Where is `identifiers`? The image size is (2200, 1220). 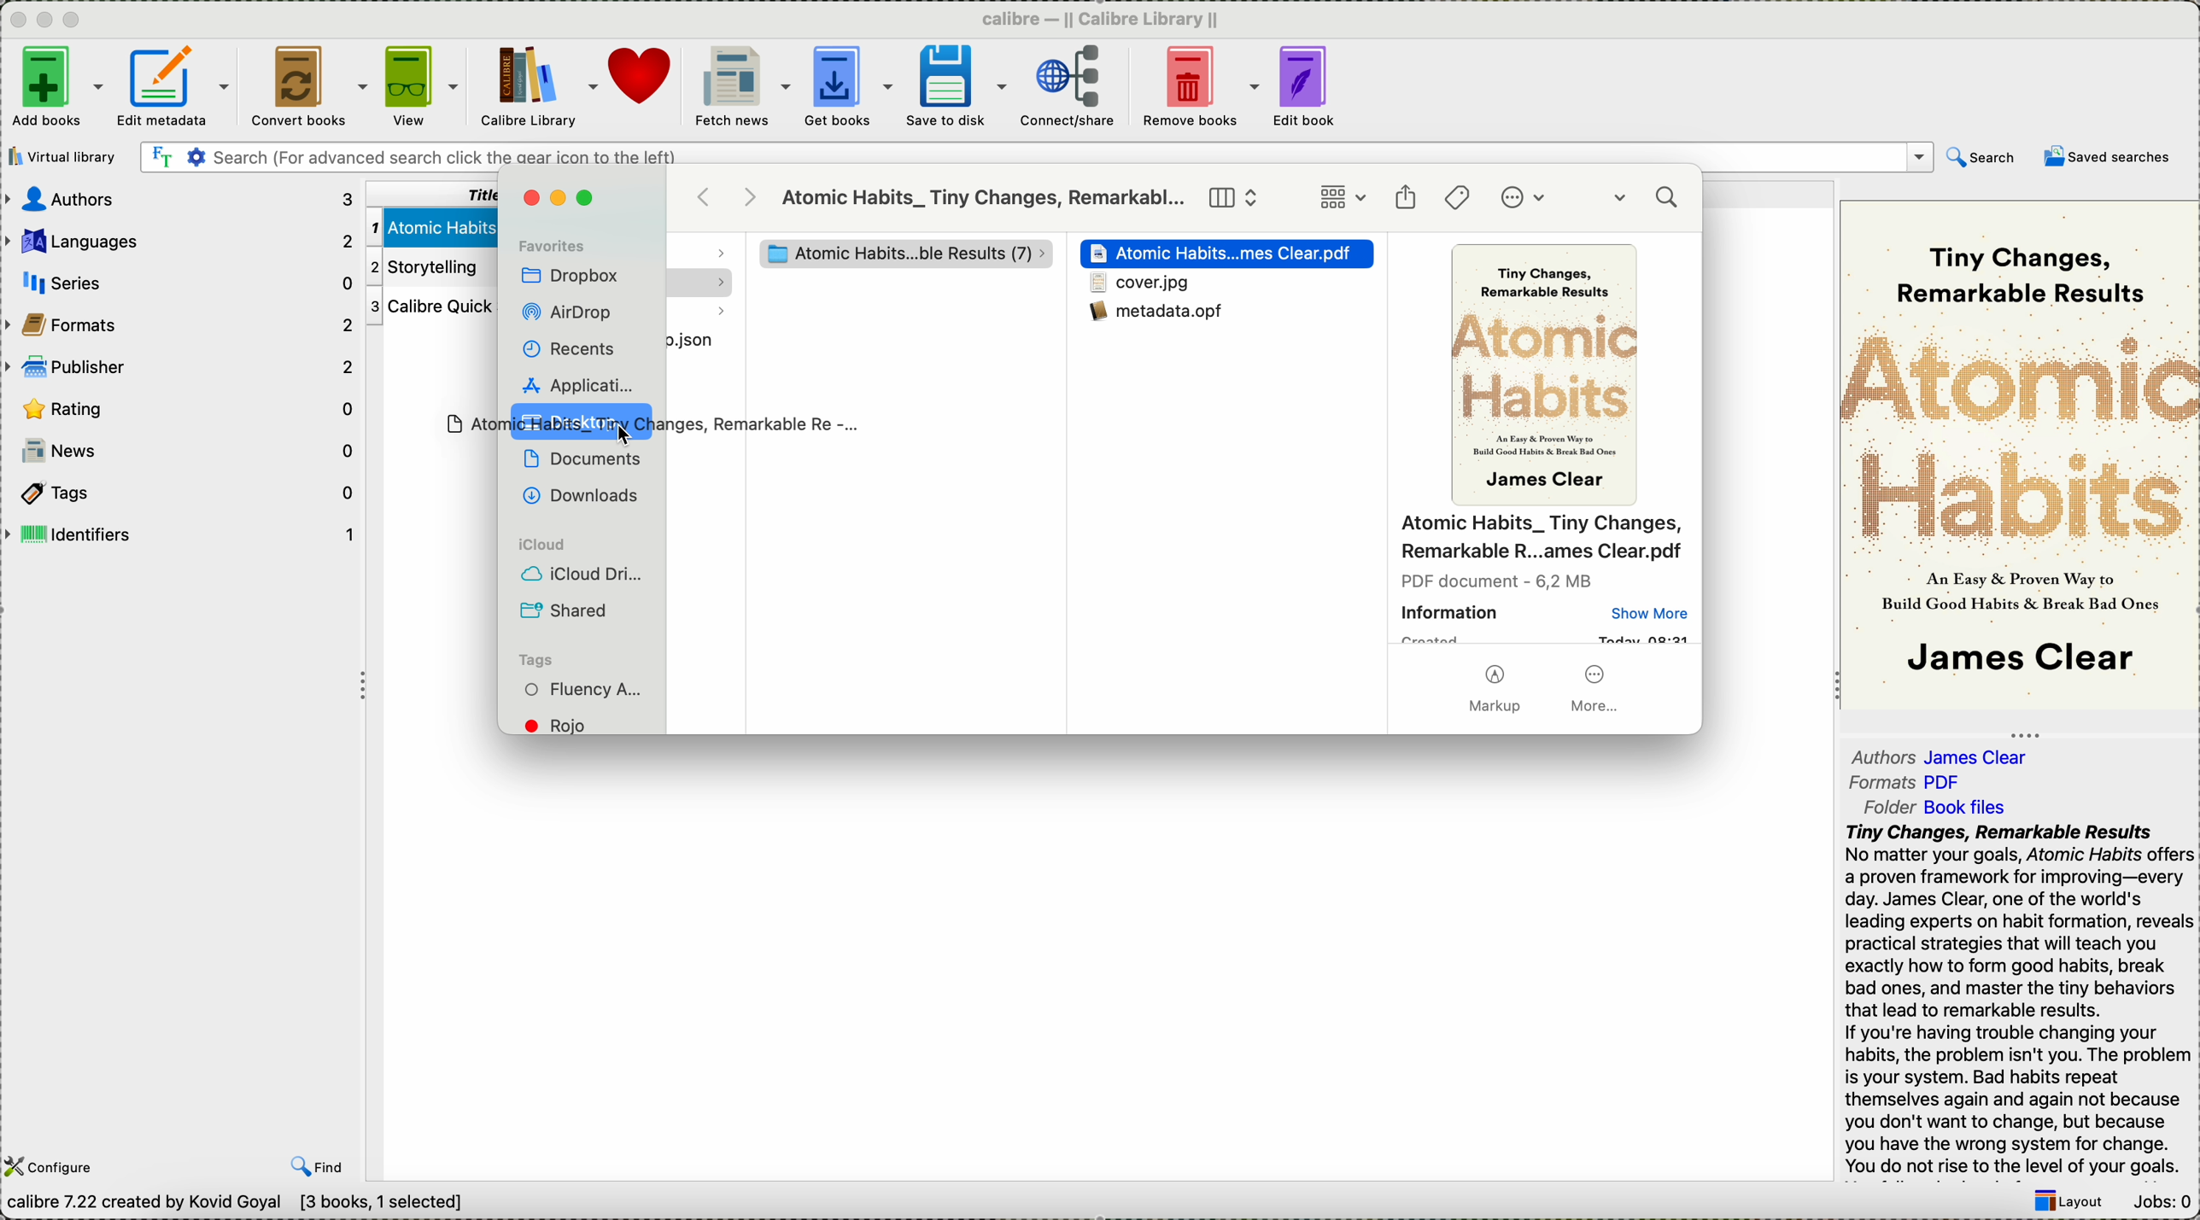 identifiers is located at coordinates (180, 534).